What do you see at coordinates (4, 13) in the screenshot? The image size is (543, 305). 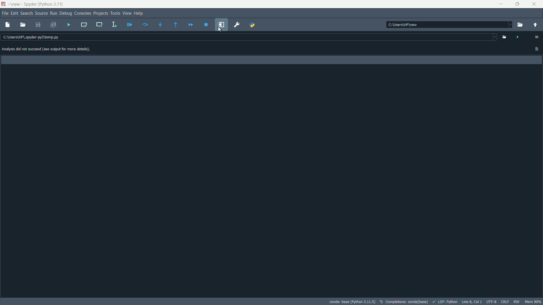 I see `file menu` at bounding box center [4, 13].